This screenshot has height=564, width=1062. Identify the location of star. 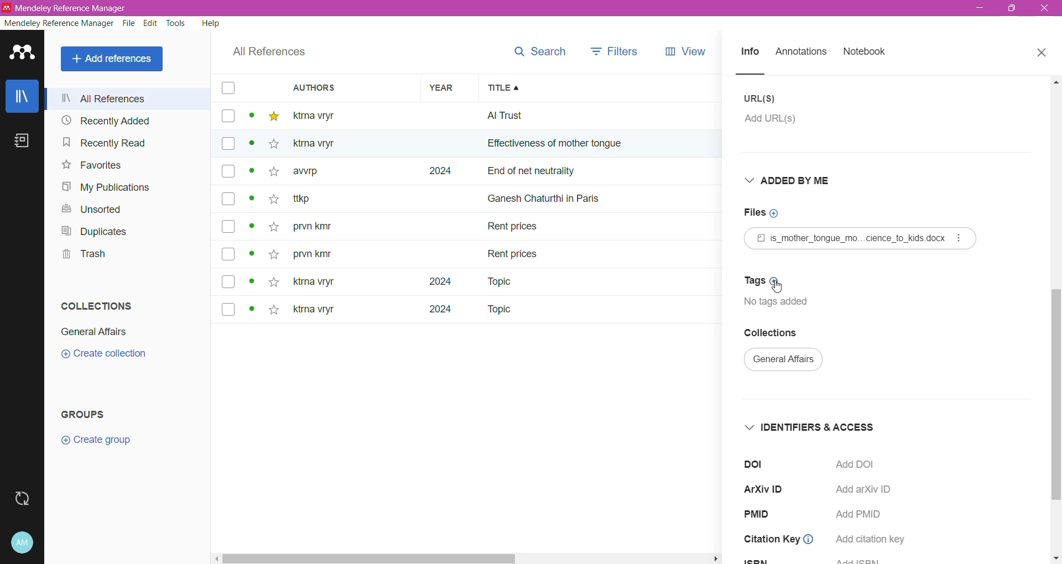
(272, 227).